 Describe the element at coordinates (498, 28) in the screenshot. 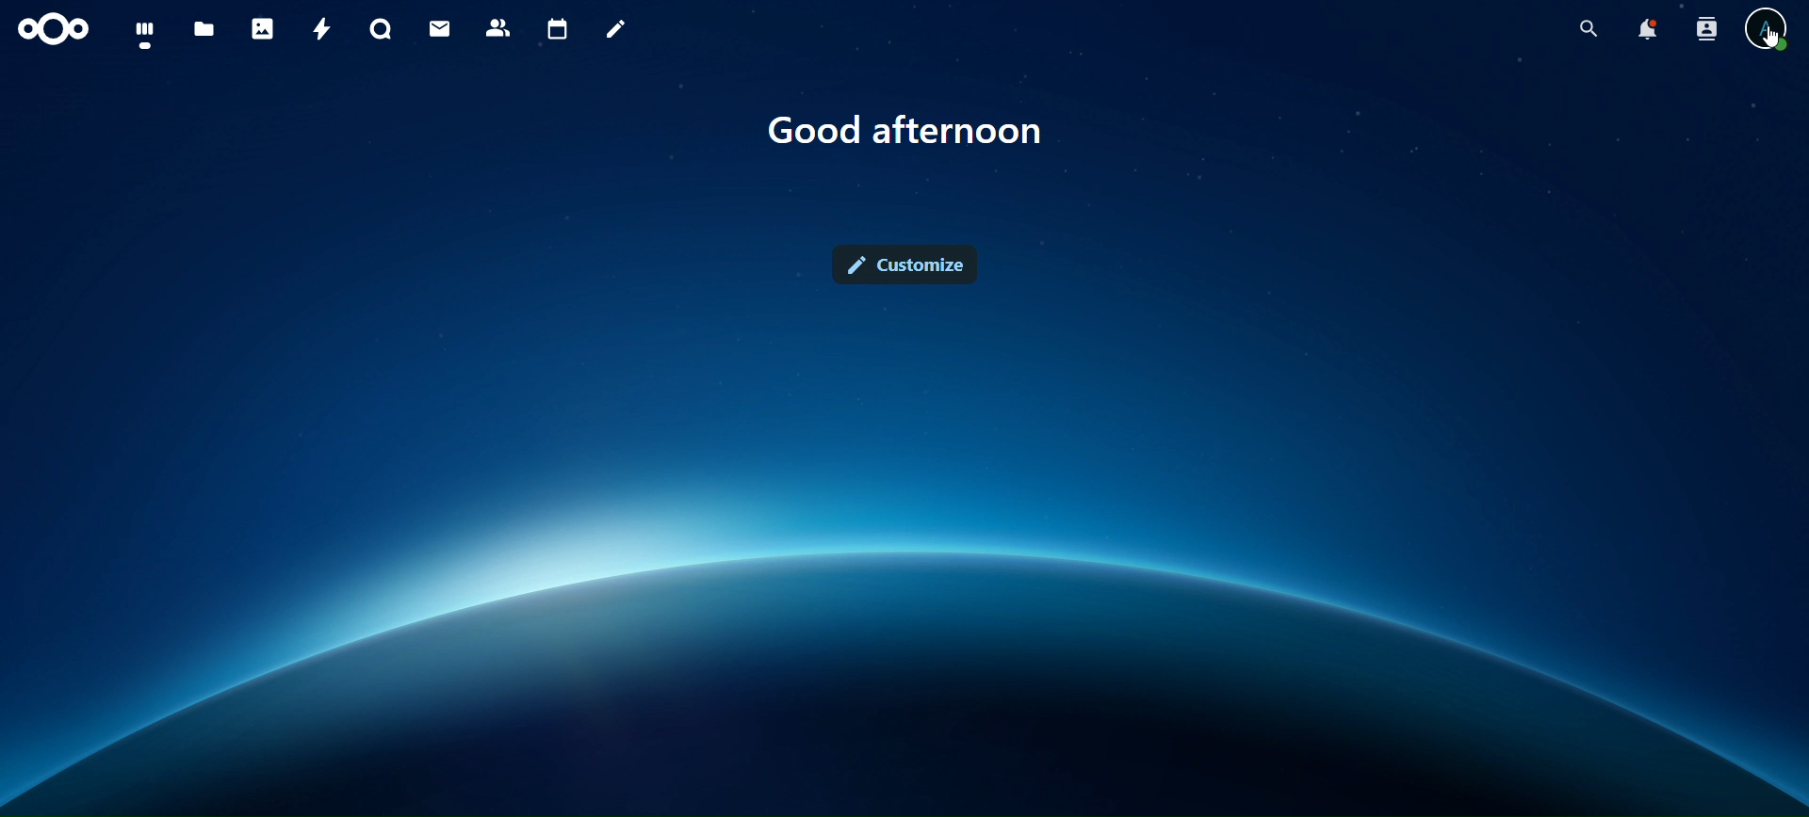

I see `contacts` at that location.